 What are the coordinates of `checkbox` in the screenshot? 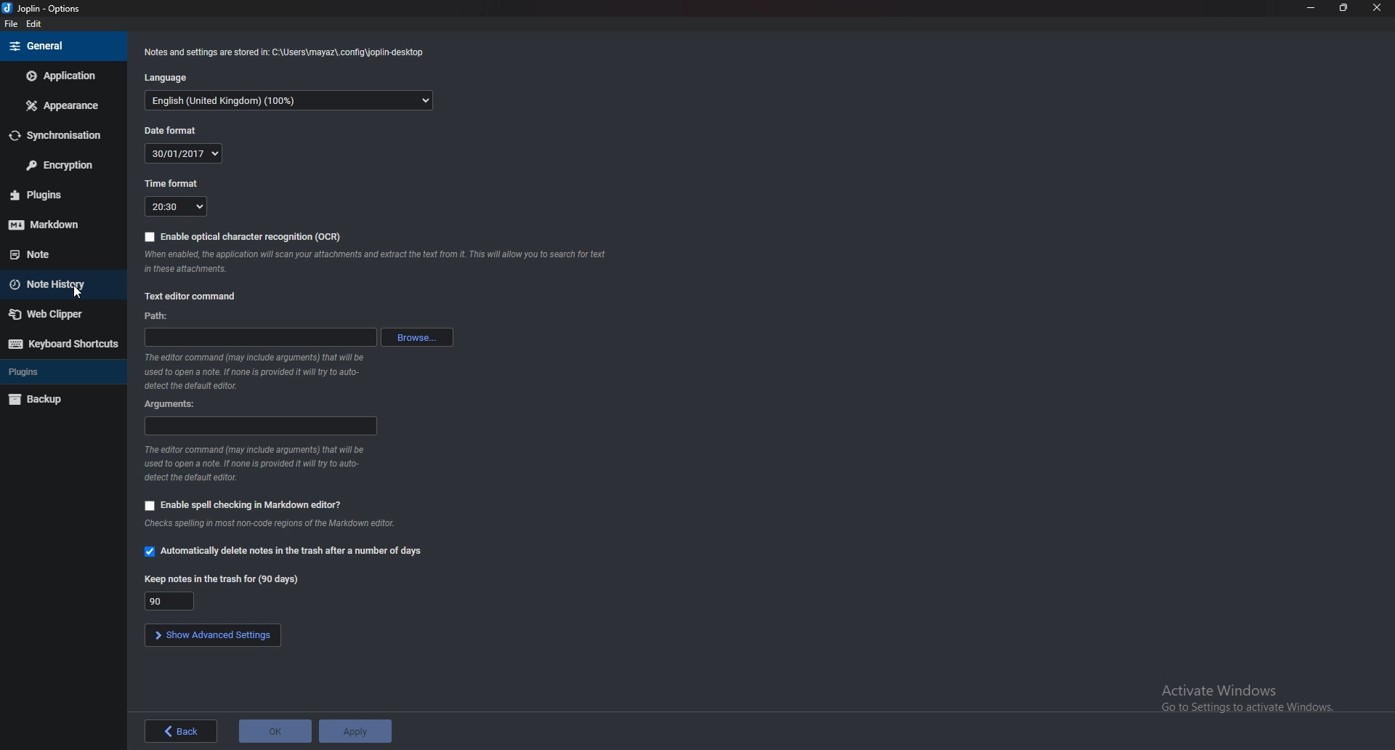 It's located at (150, 551).